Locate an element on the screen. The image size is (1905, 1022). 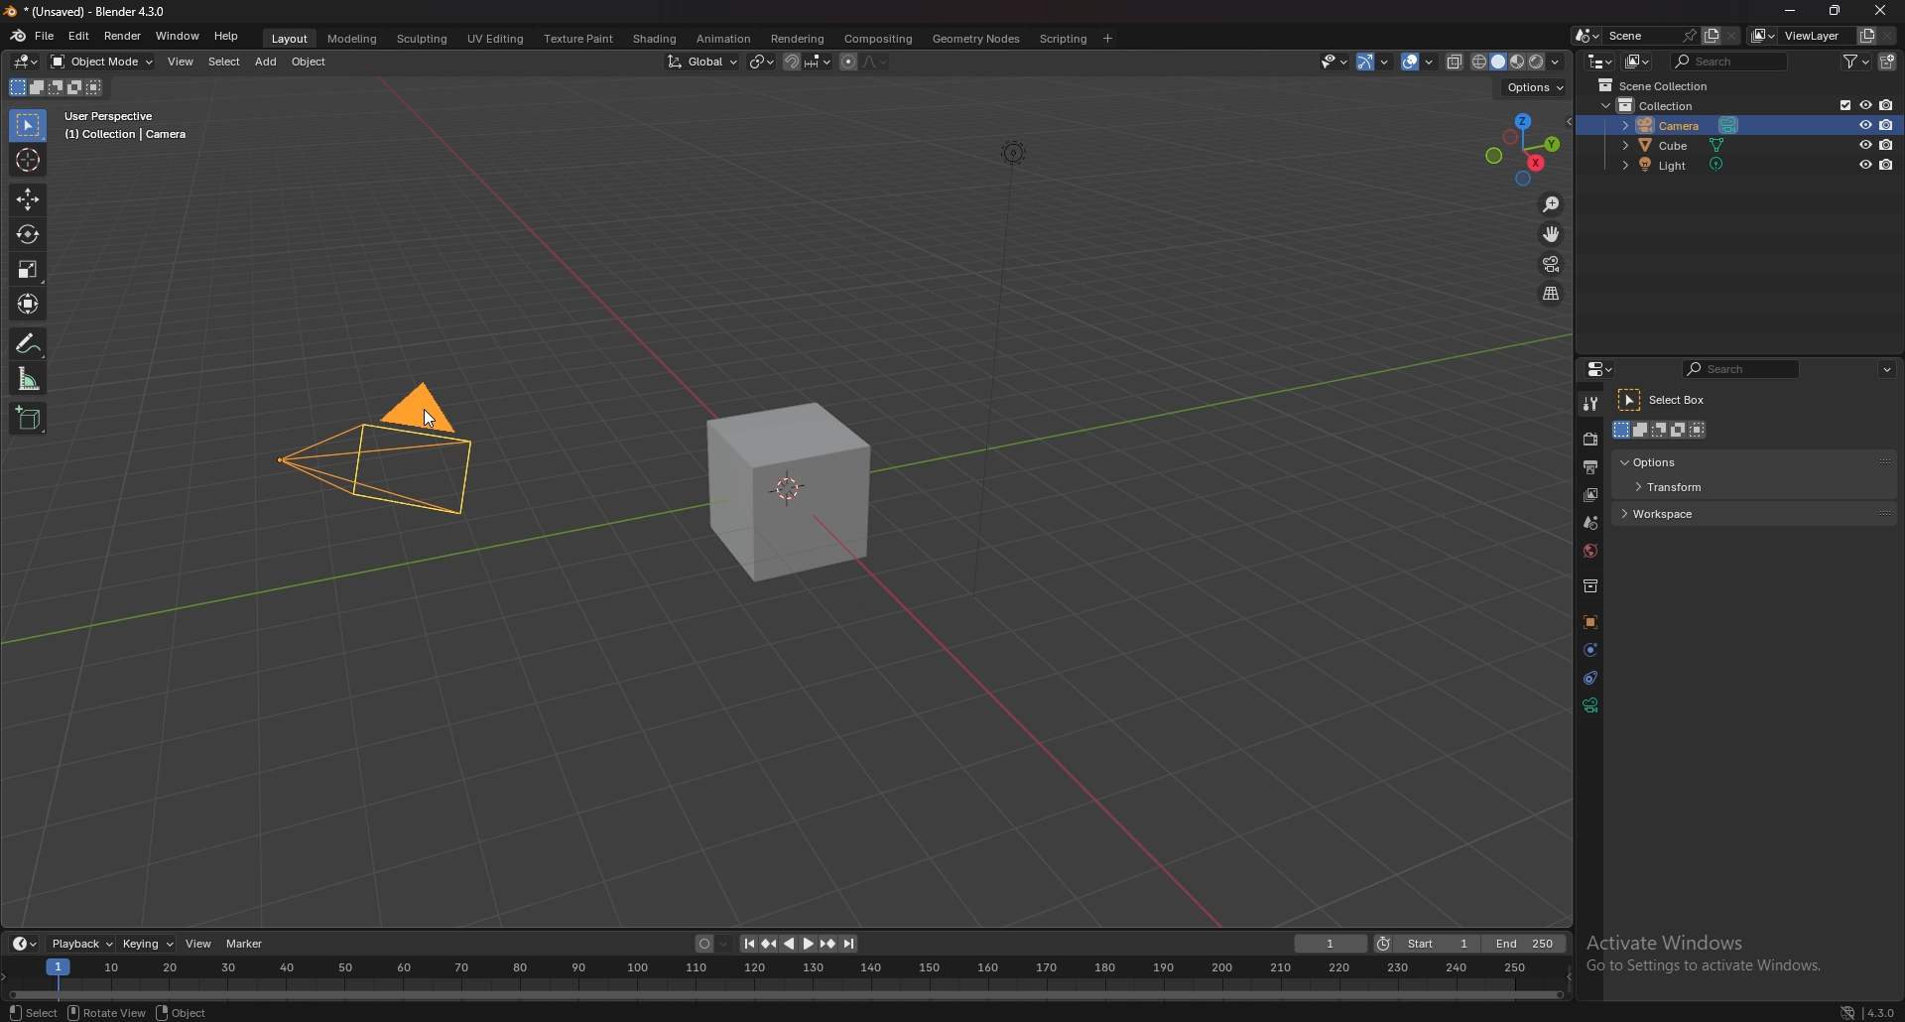
uv editing is located at coordinates (495, 39).